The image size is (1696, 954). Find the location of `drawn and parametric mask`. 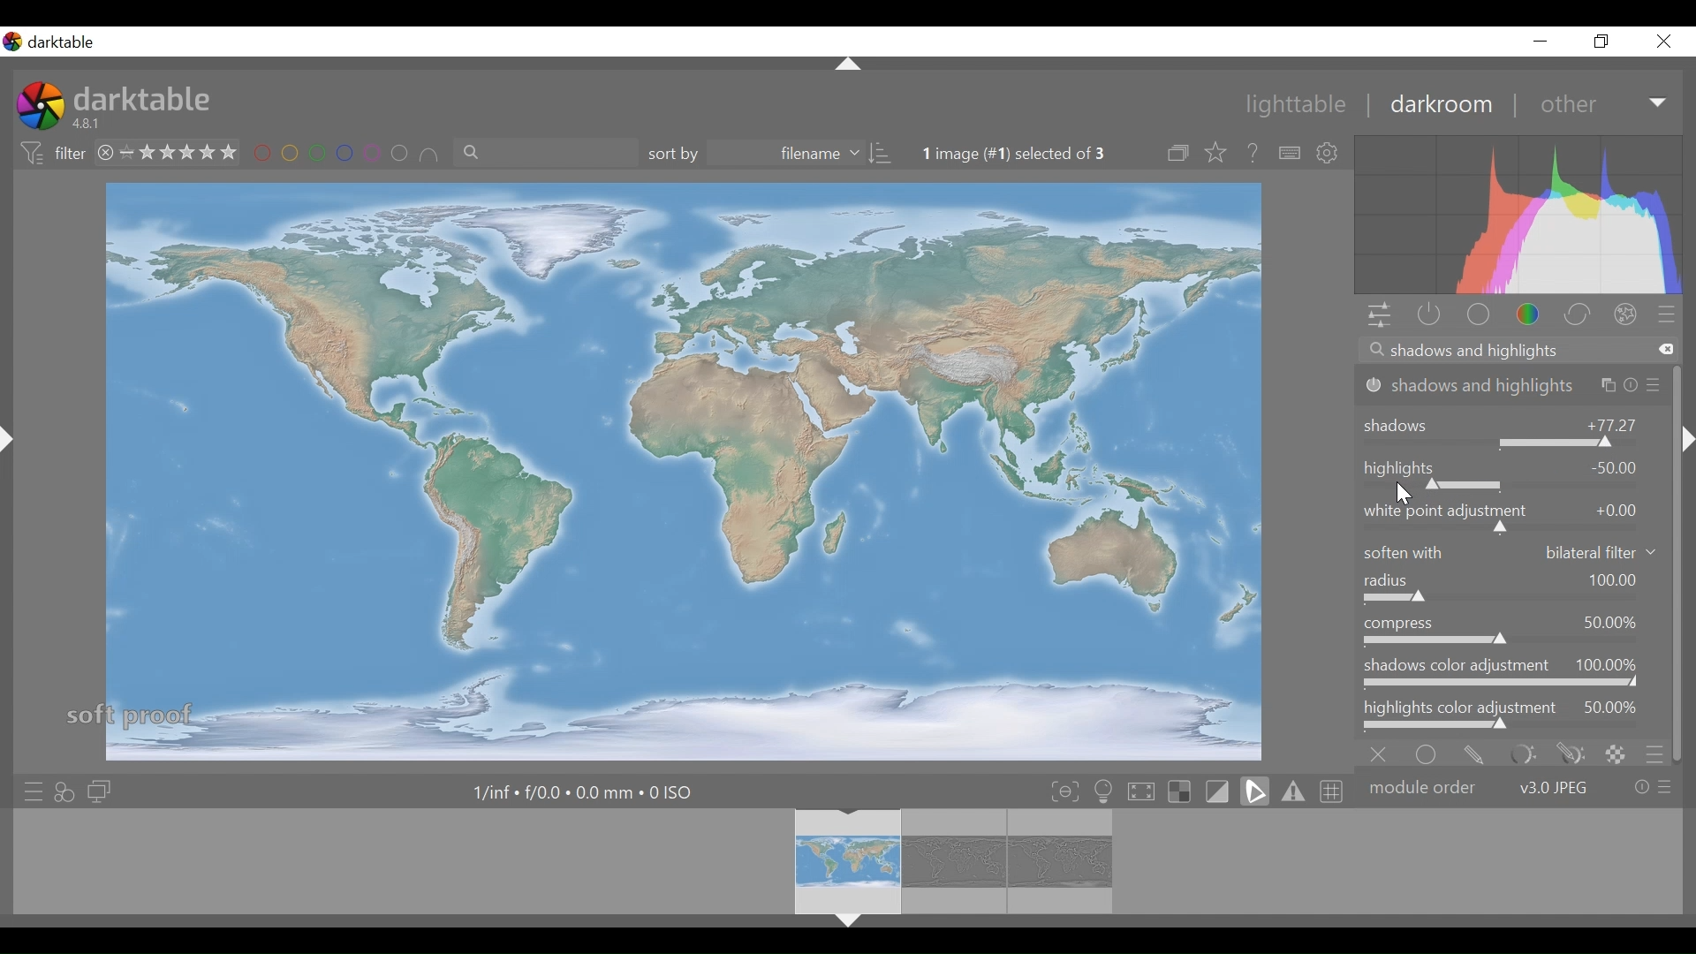

drawn and parametric mask is located at coordinates (1567, 753).